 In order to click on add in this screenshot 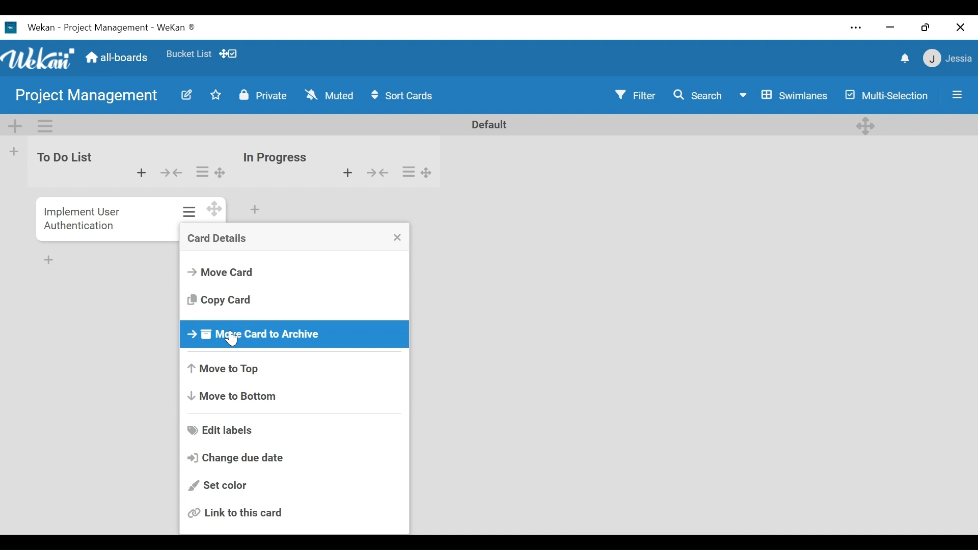, I will do `click(140, 174)`.